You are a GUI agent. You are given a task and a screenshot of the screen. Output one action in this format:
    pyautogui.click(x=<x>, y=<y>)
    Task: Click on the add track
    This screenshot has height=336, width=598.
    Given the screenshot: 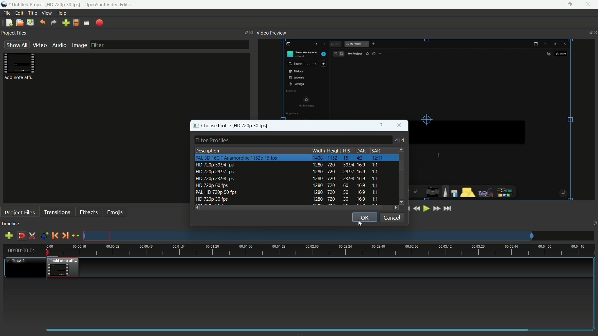 What is the action you would take?
    pyautogui.click(x=9, y=236)
    